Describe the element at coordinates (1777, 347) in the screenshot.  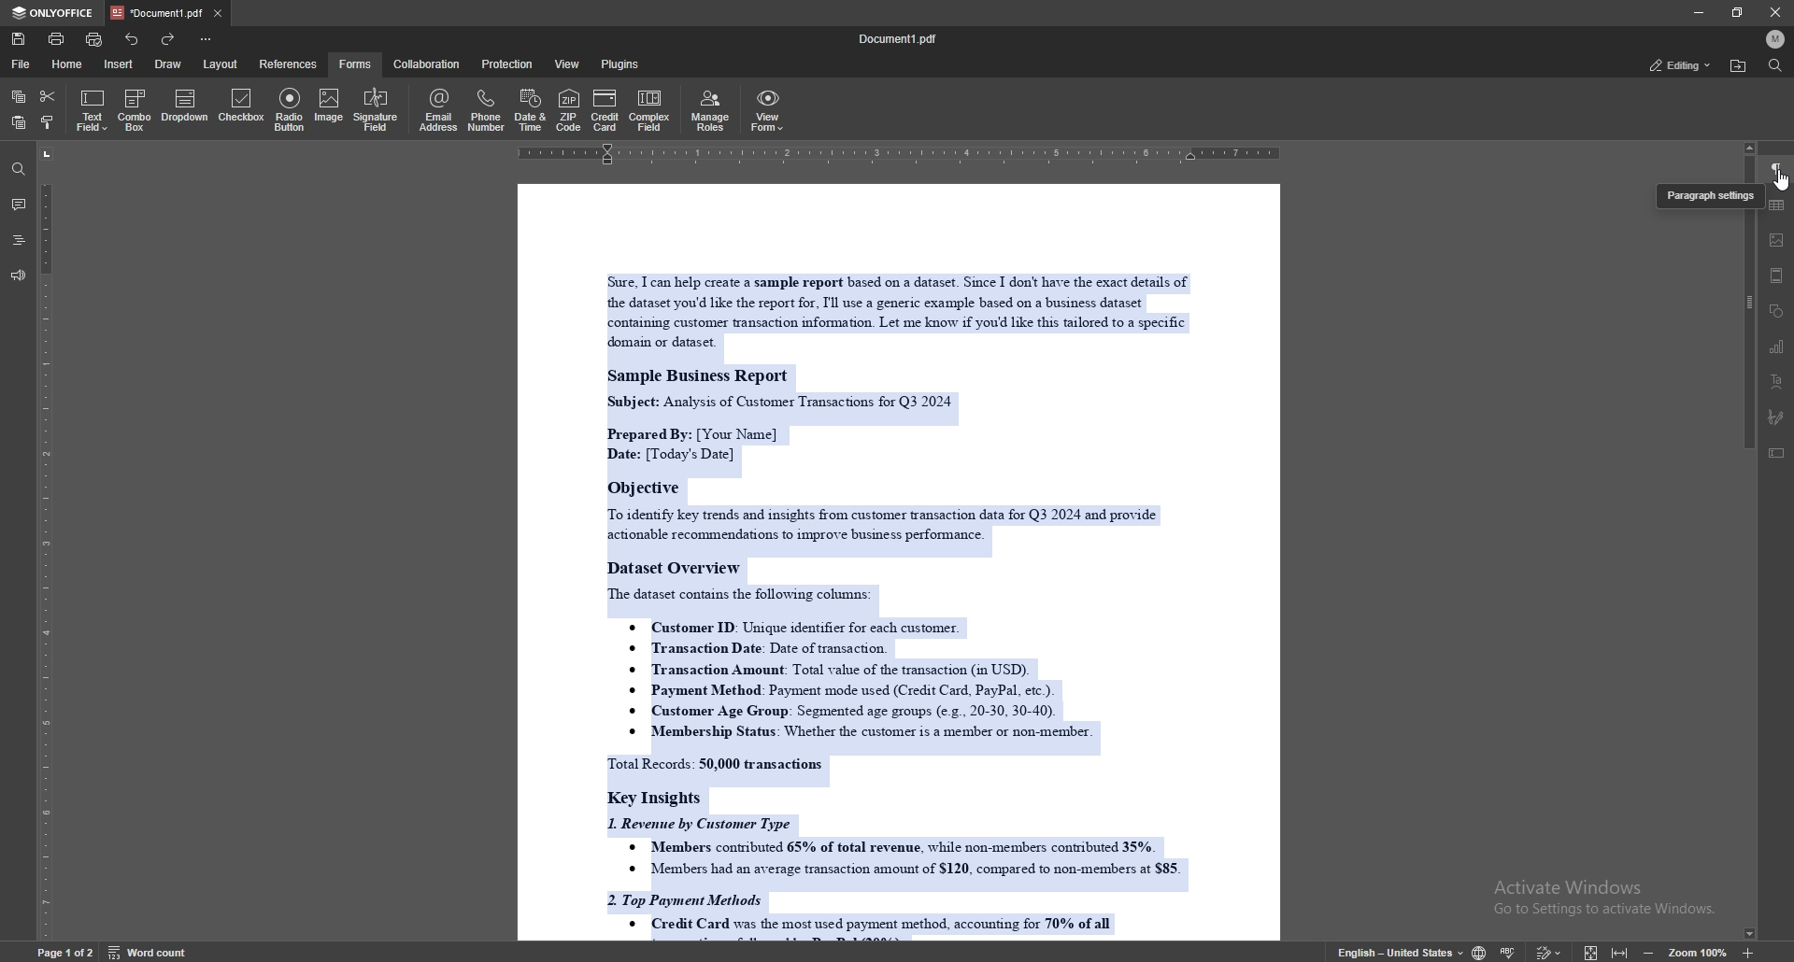
I see `chart` at that location.